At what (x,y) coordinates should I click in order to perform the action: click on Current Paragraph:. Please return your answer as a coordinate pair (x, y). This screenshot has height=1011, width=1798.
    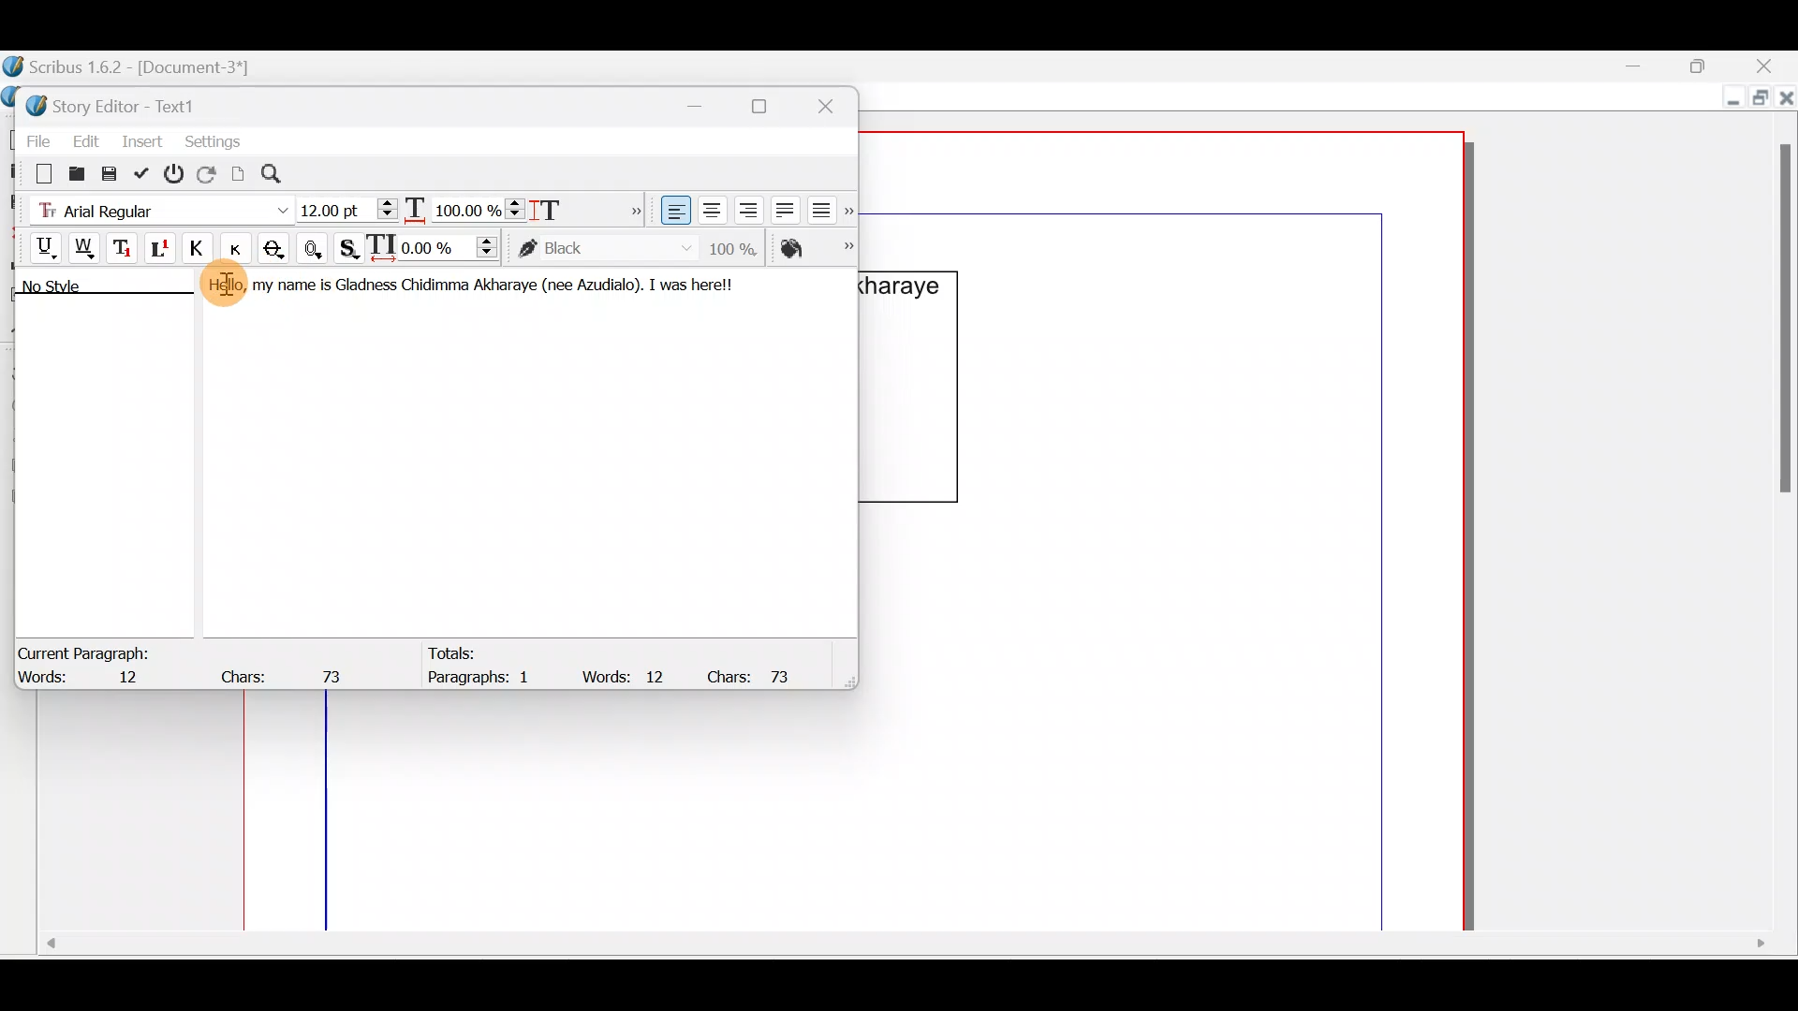
    Looking at the image, I should click on (86, 651).